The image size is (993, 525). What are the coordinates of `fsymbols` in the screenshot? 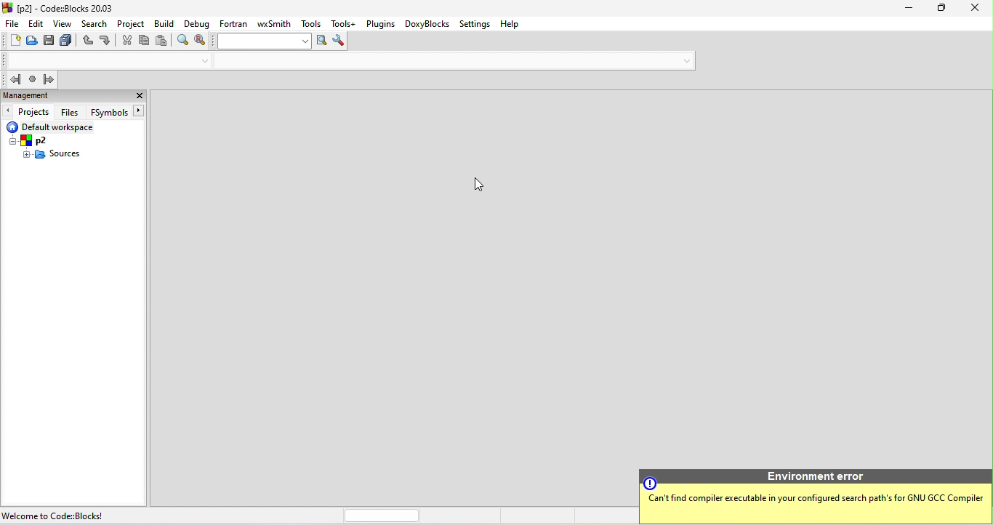 It's located at (118, 111).